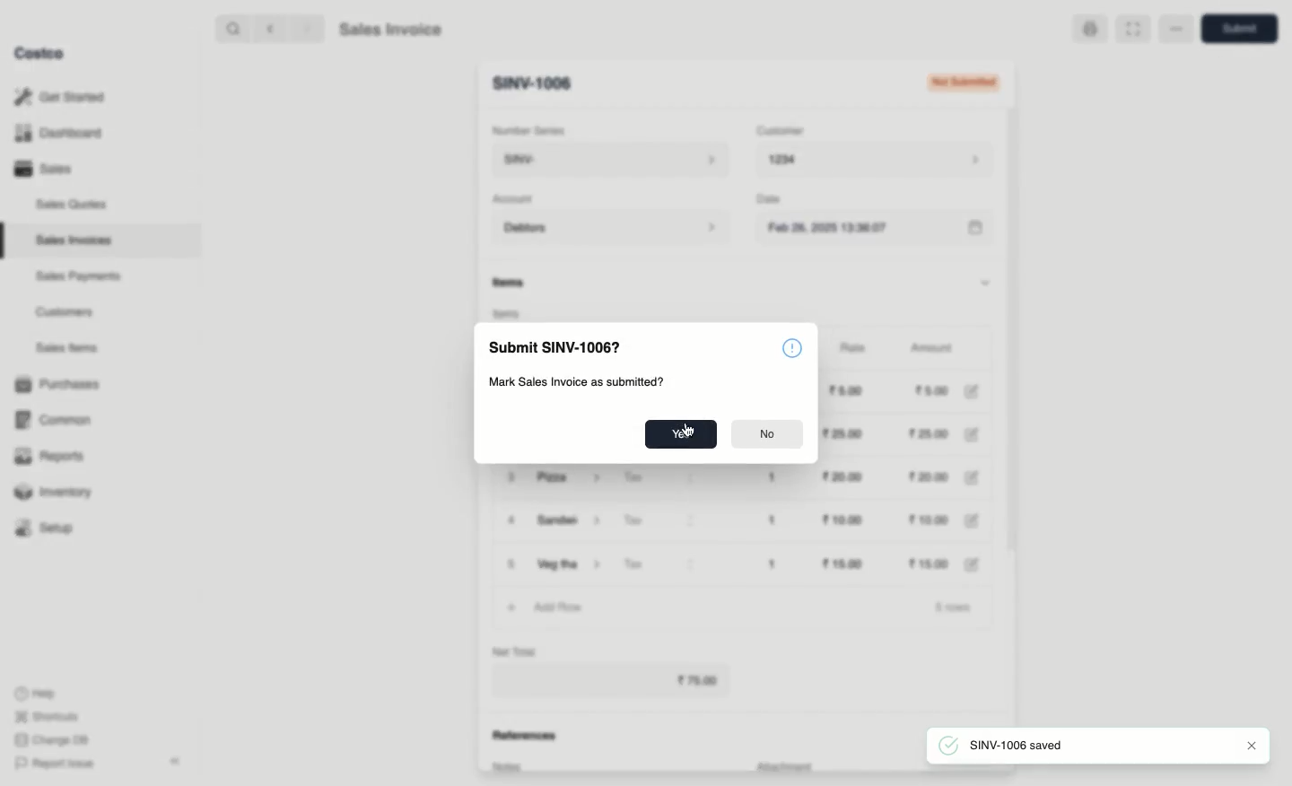  I want to click on Sales Invoice, so click(390, 31).